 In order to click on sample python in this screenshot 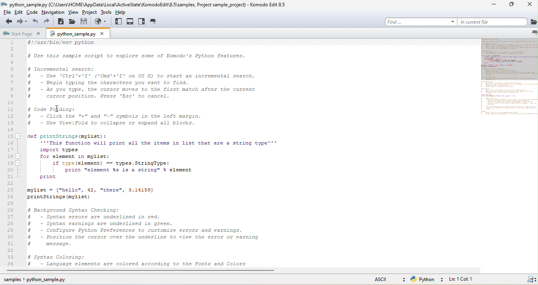, I will do `click(34, 281)`.